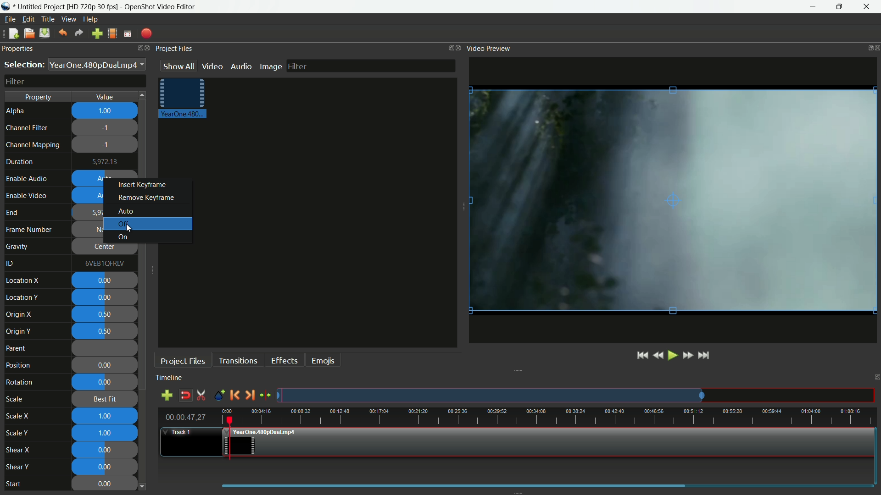  I want to click on current time, so click(185, 417).